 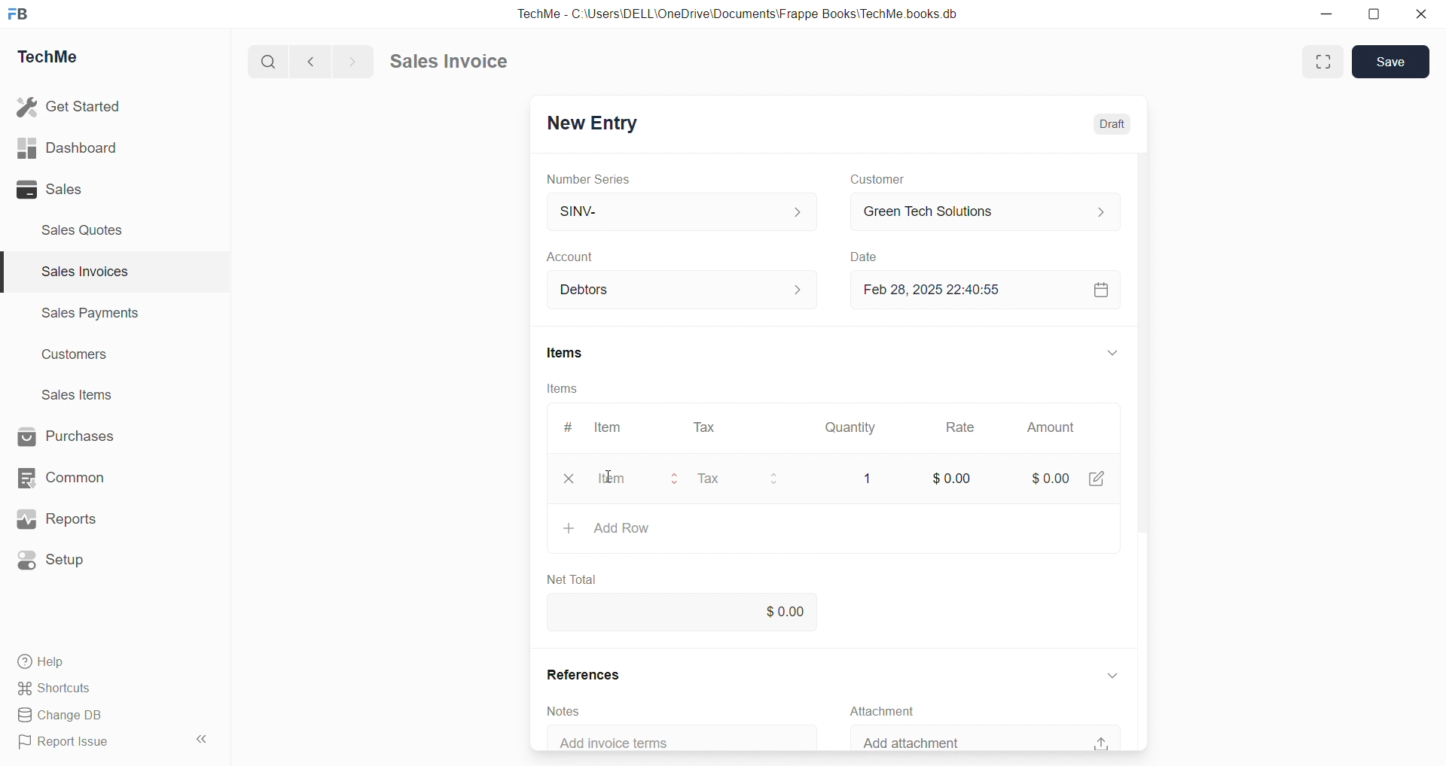 What do you see at coordinates (881, 712) in the screenshot?
I see `Attachment` at bounding box center [881, 712].